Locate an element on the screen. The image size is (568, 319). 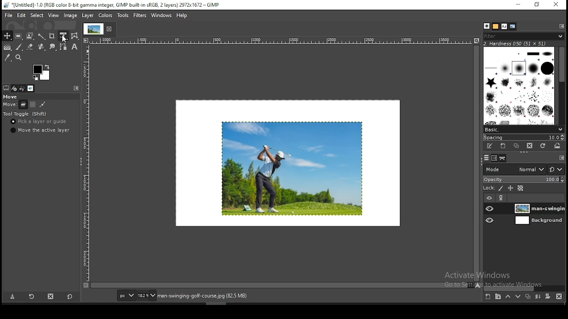
heal tool is located at coordinates (41, 48).